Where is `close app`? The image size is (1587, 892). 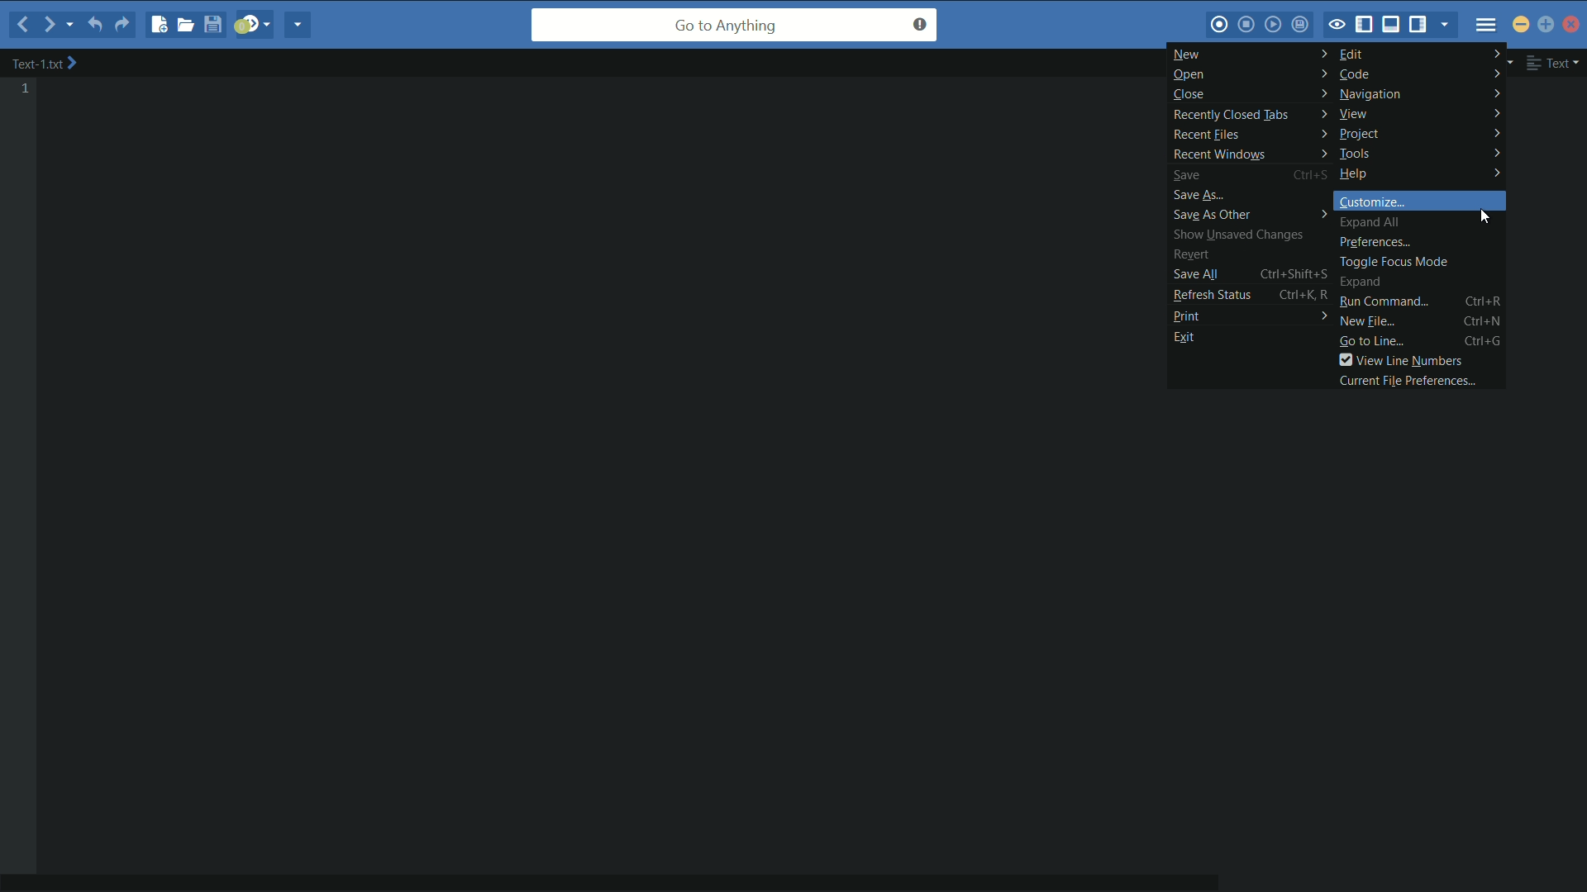
close app is located at coordinates (1570, 25).